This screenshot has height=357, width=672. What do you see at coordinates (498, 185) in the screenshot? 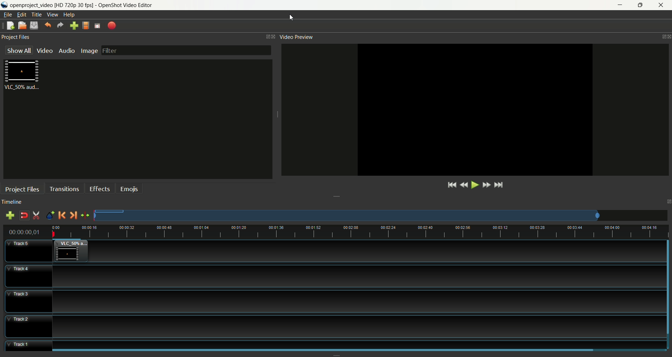
I see `jump to end` at bounding box center [498, 185].